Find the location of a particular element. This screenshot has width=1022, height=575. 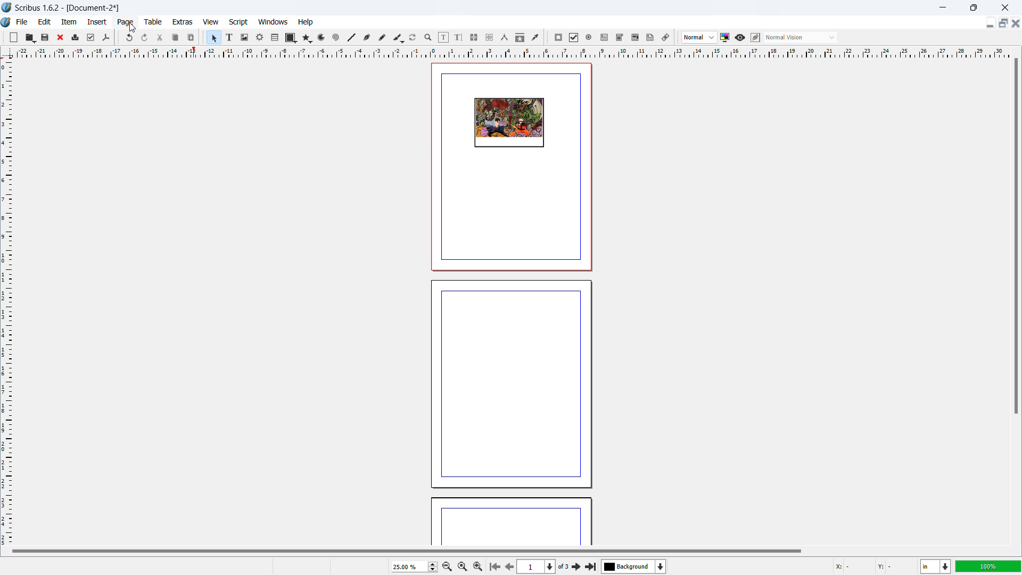

horizontal scrollbar is located at coordinates (407, 551).